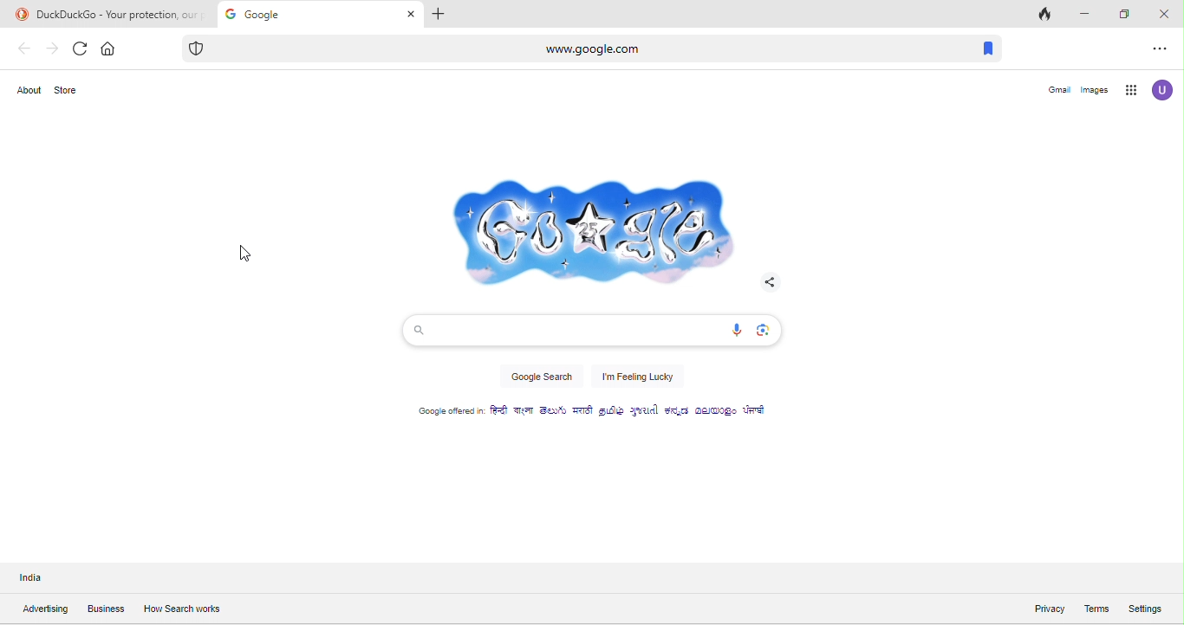 Image resolution: width=1184 pixels, height=625 pixels. What do you see at coordinates (1153, 607) in the screenshot?
I see `settings` at bounding box center [1153, 607].